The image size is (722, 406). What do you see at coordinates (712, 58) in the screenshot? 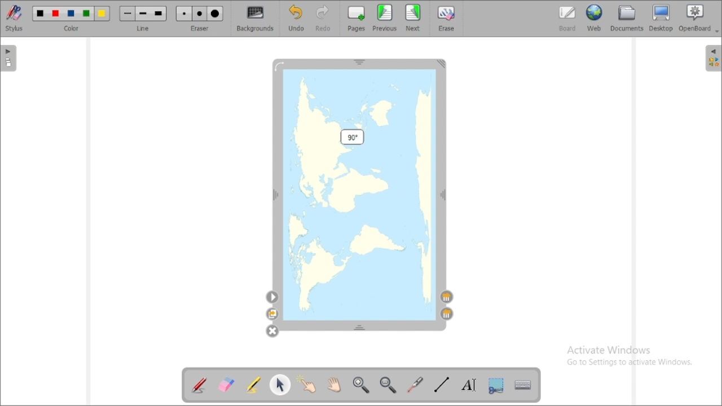
I see `sidebar settings` at bounding box center [712, 58].